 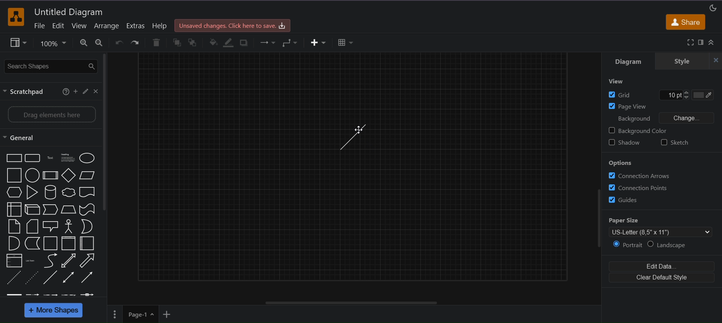 I want to click on edit, so click(x=86, y=91).